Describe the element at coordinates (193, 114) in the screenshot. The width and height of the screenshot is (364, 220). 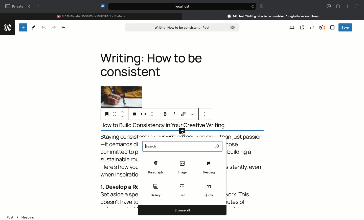
I see `More` at that location.